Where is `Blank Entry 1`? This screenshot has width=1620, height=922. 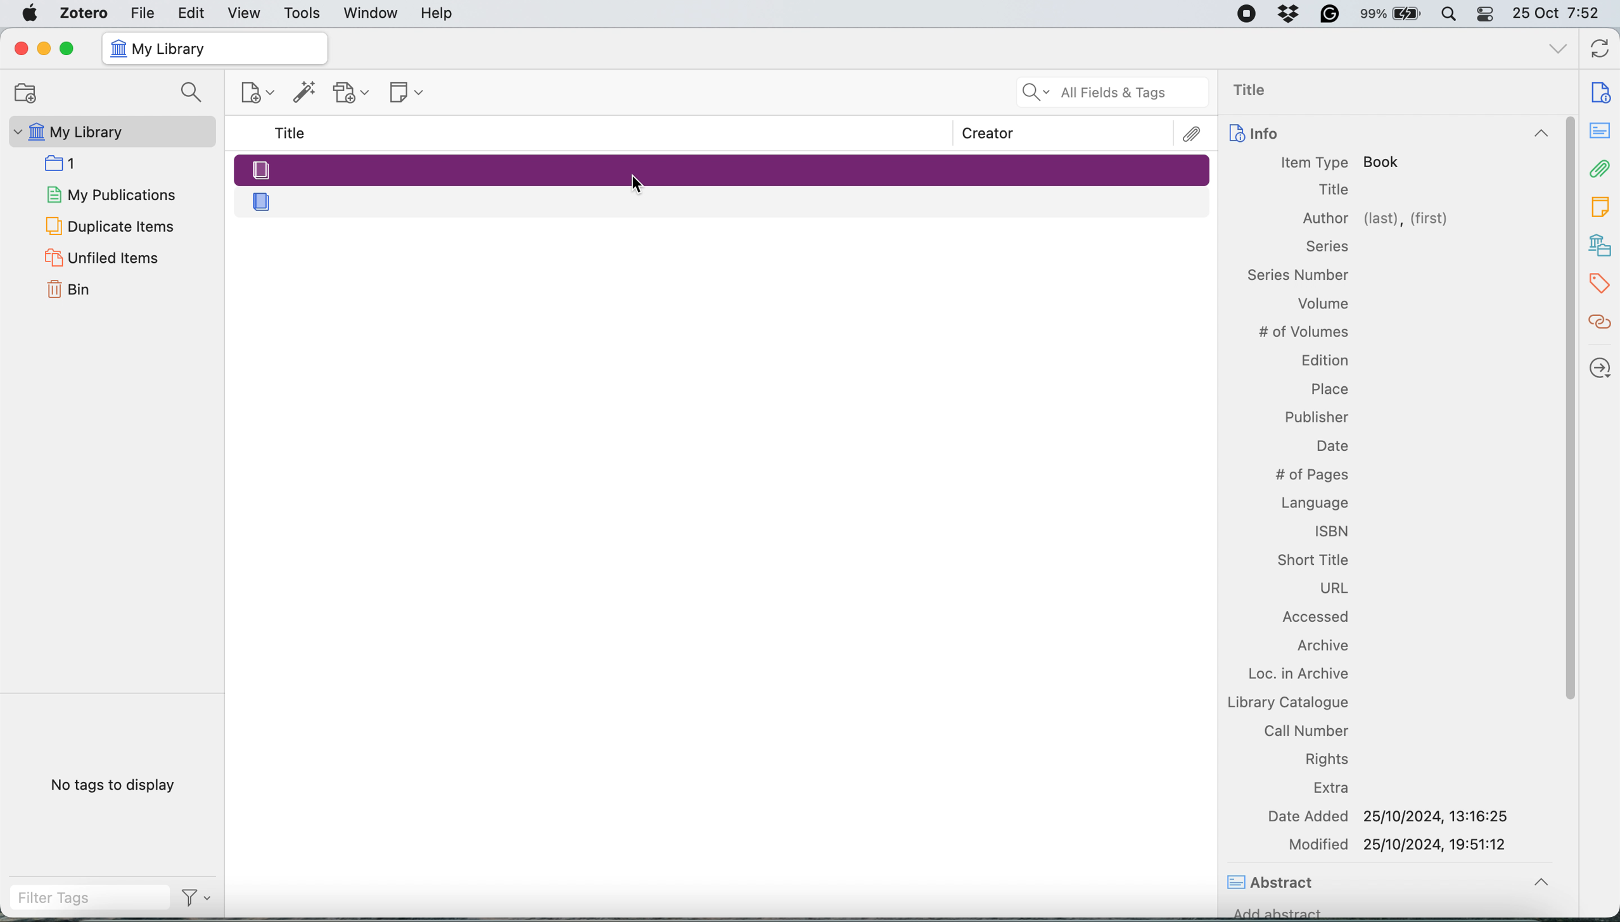
Blank Entry 1 is located at coordinates (721, 168).